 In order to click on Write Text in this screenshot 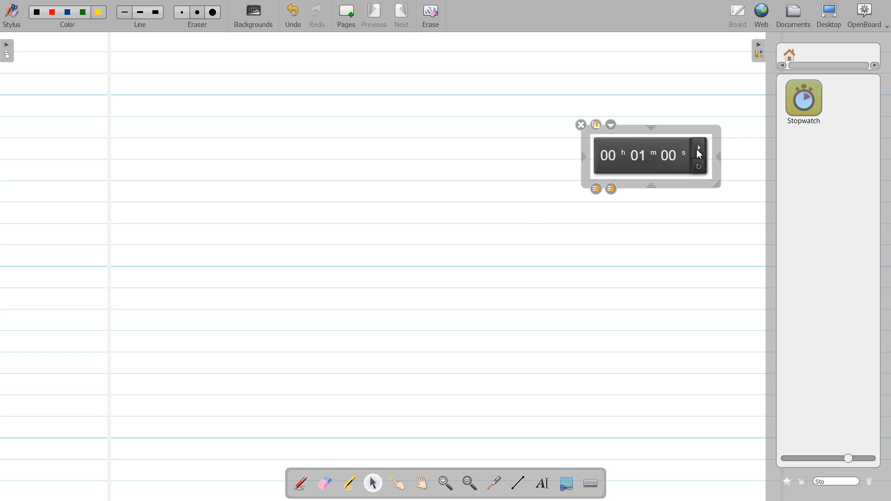, I will do `click(542, 483)`.